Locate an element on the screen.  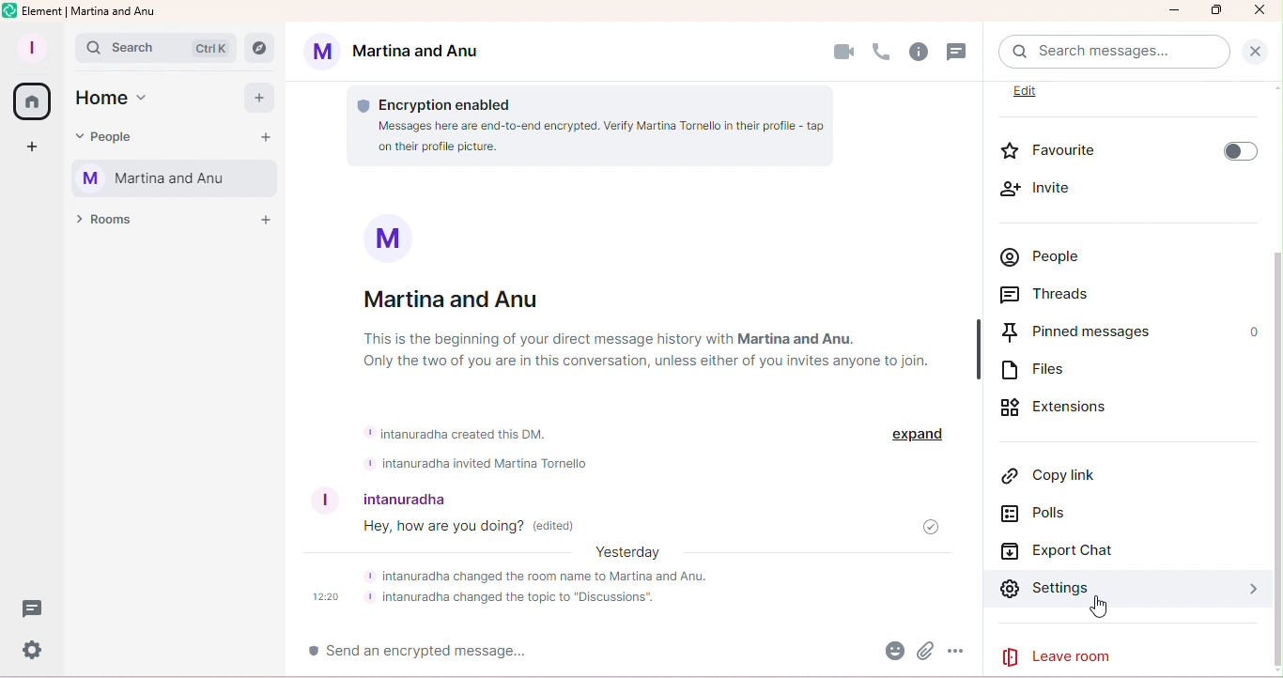
Add is located at coordinates (255, 97).